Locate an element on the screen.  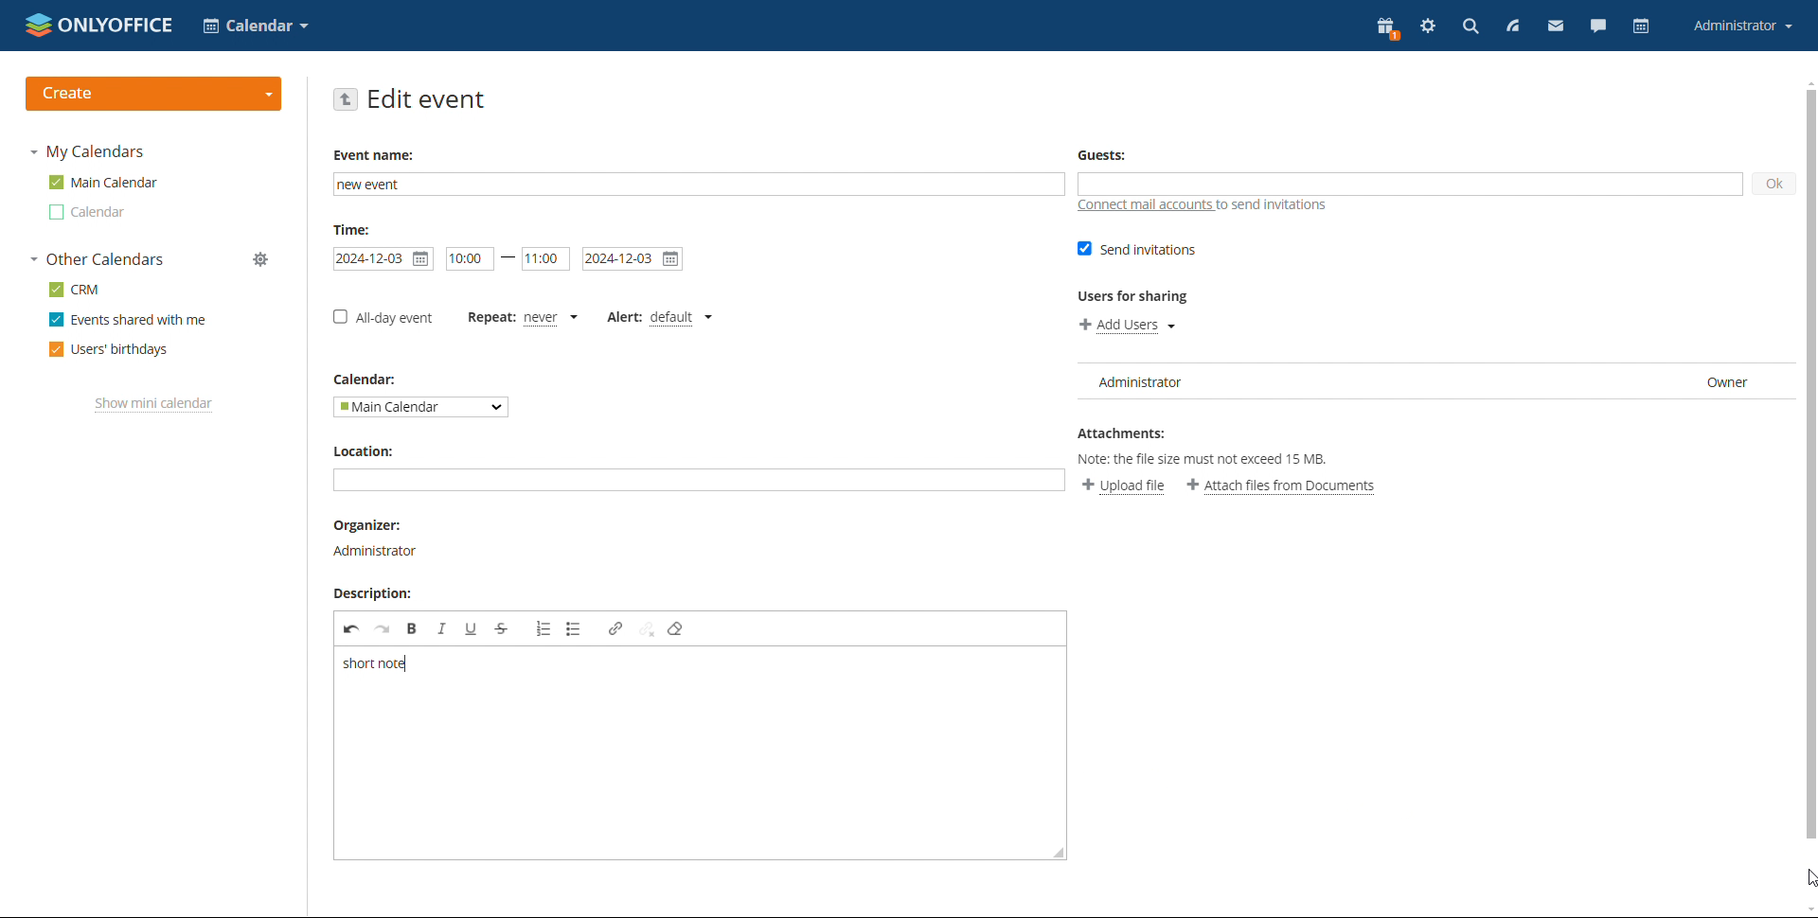
resize is located at coordinates (1058, 852).